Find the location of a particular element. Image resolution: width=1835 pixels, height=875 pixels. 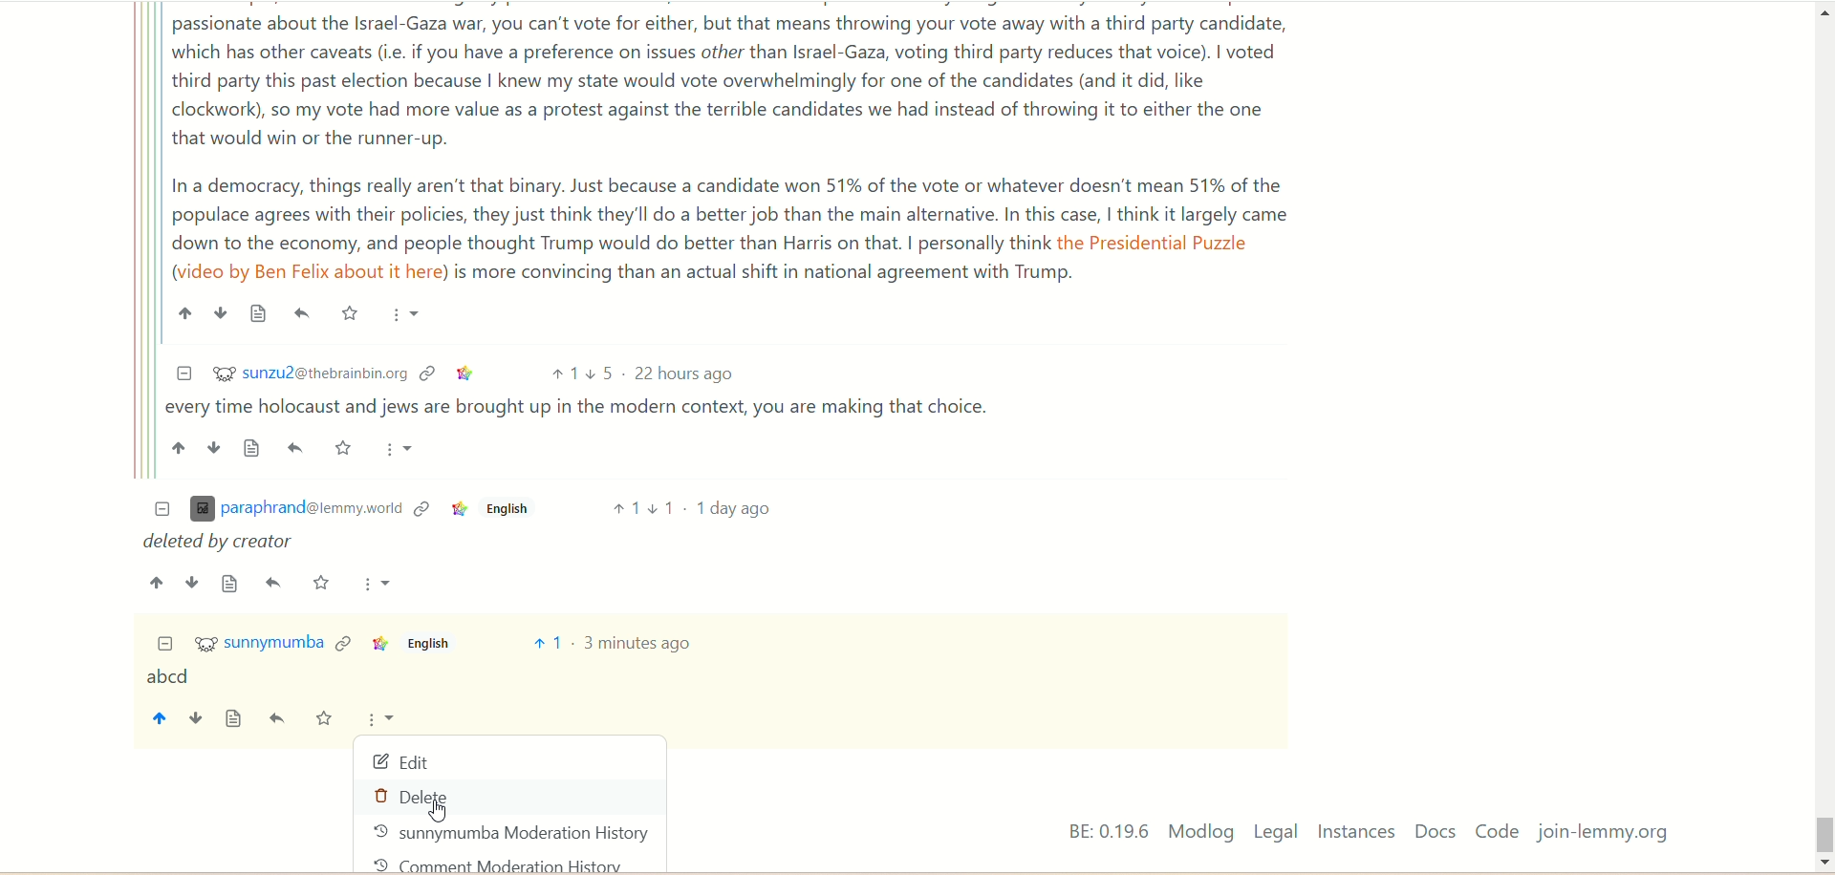

Reply is located at coordinates (298, 448).